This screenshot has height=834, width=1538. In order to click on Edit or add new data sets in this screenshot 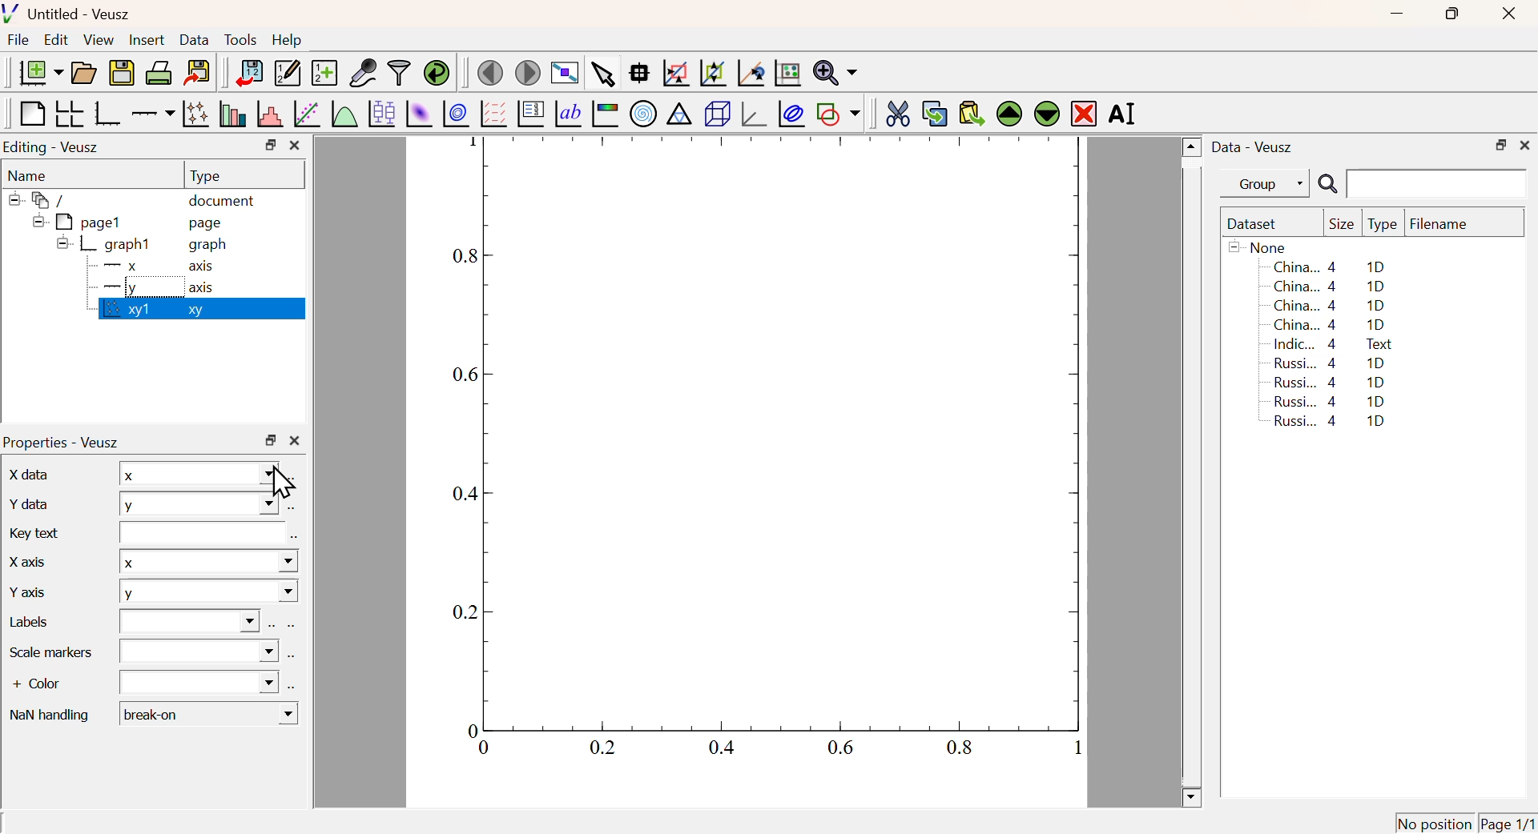, I will do `click(285, 74)`.